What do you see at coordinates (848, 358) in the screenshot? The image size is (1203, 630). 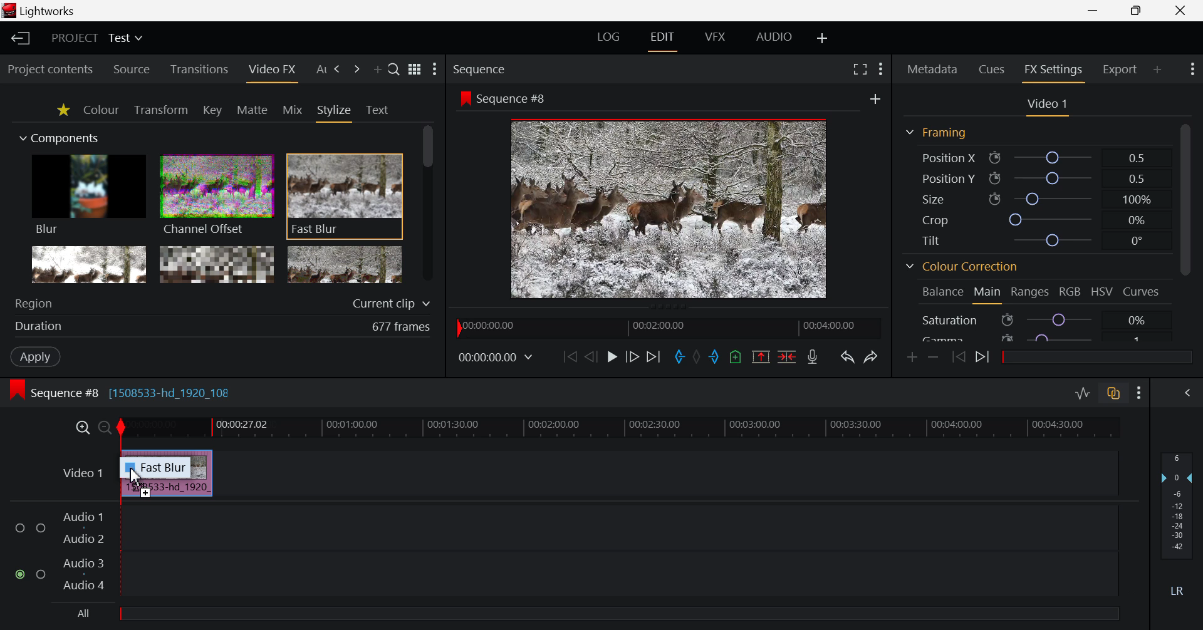 I see `Undo` at bounding box center [848, 358].